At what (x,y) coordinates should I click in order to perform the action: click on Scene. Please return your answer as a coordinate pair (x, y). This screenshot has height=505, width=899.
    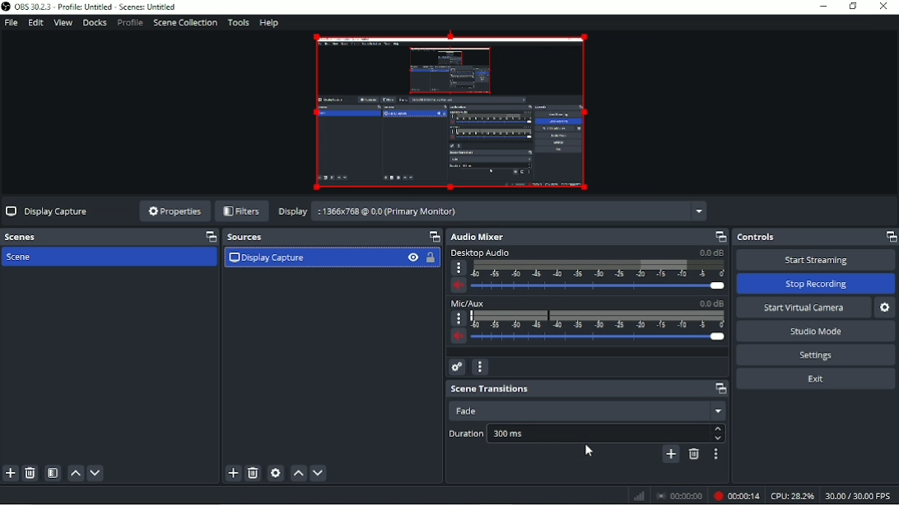
    Looking at the image, I should click on (86, 237).